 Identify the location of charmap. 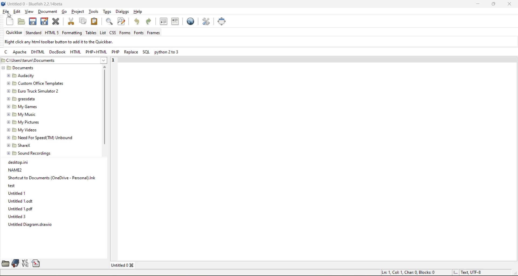
(25, 264).